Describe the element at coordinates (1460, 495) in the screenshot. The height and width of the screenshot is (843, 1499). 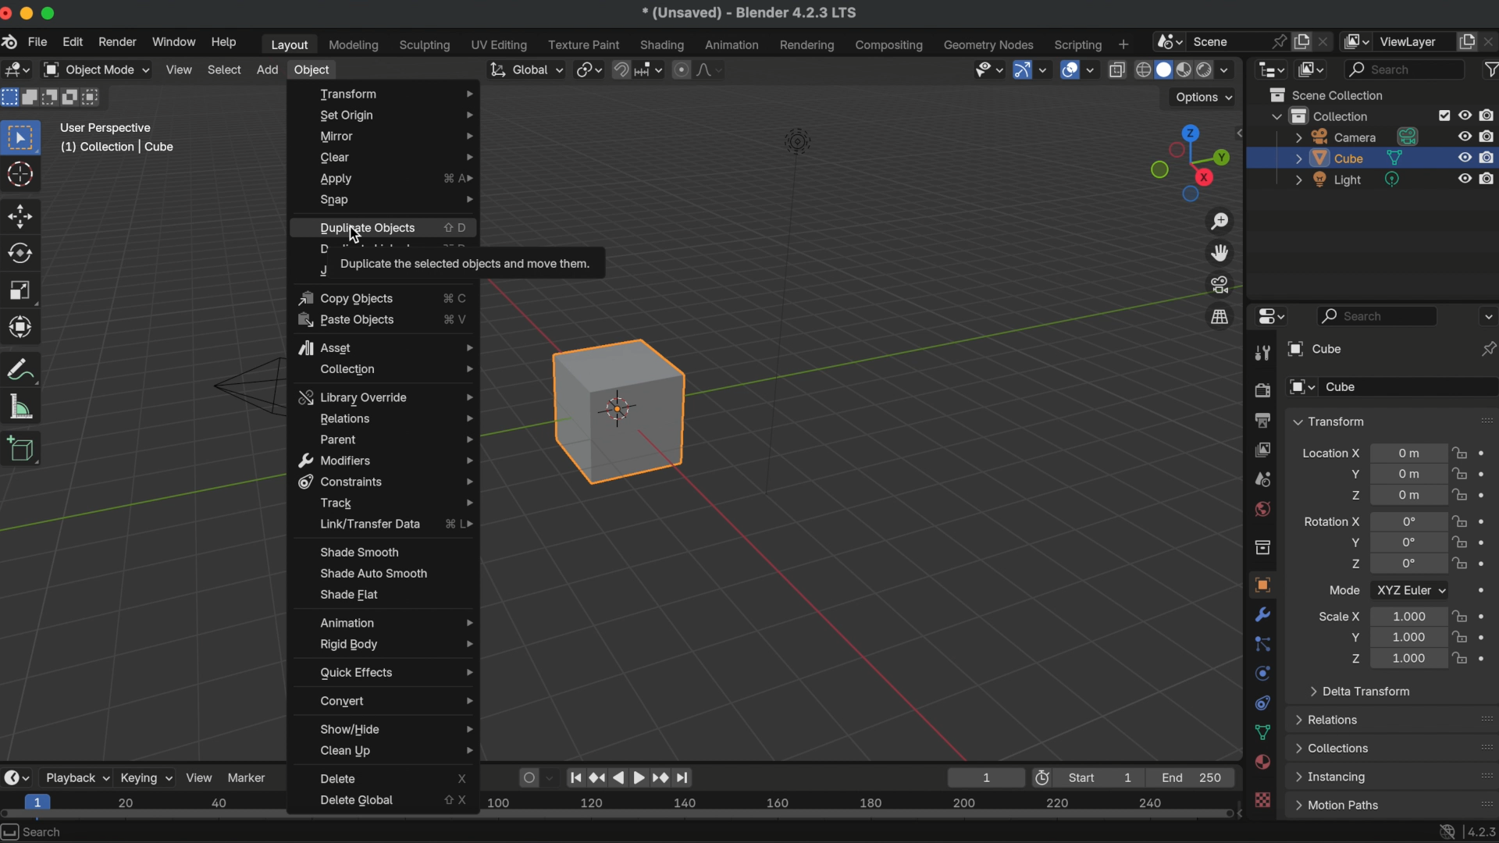
I see `lock location` at that location.